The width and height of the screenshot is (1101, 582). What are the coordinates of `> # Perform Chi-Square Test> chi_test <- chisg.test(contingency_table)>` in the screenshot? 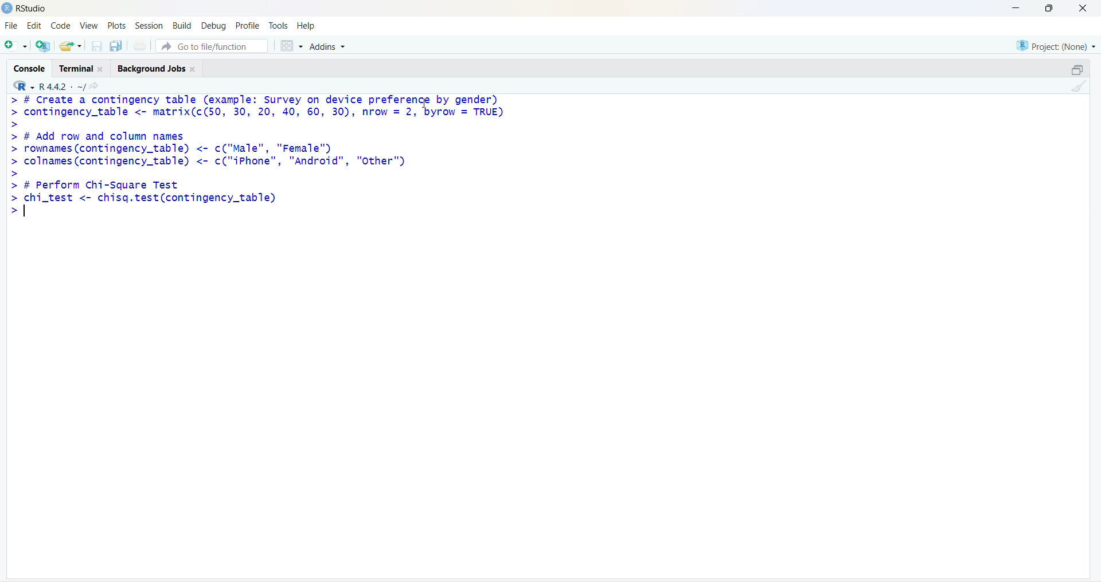 It's located at (147, 198).